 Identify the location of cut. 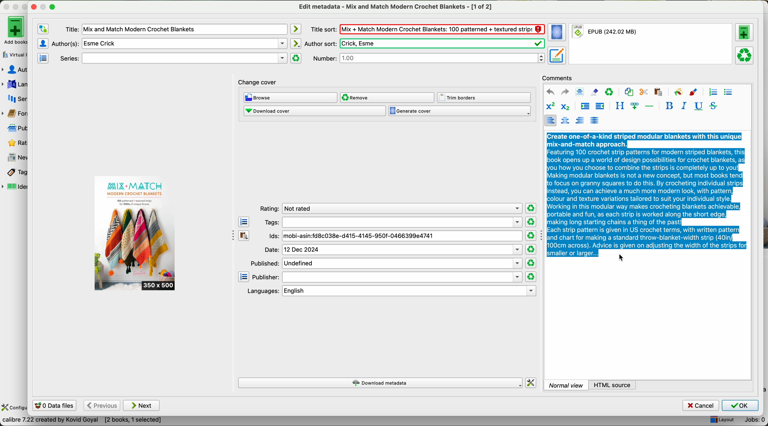
(644, 92).